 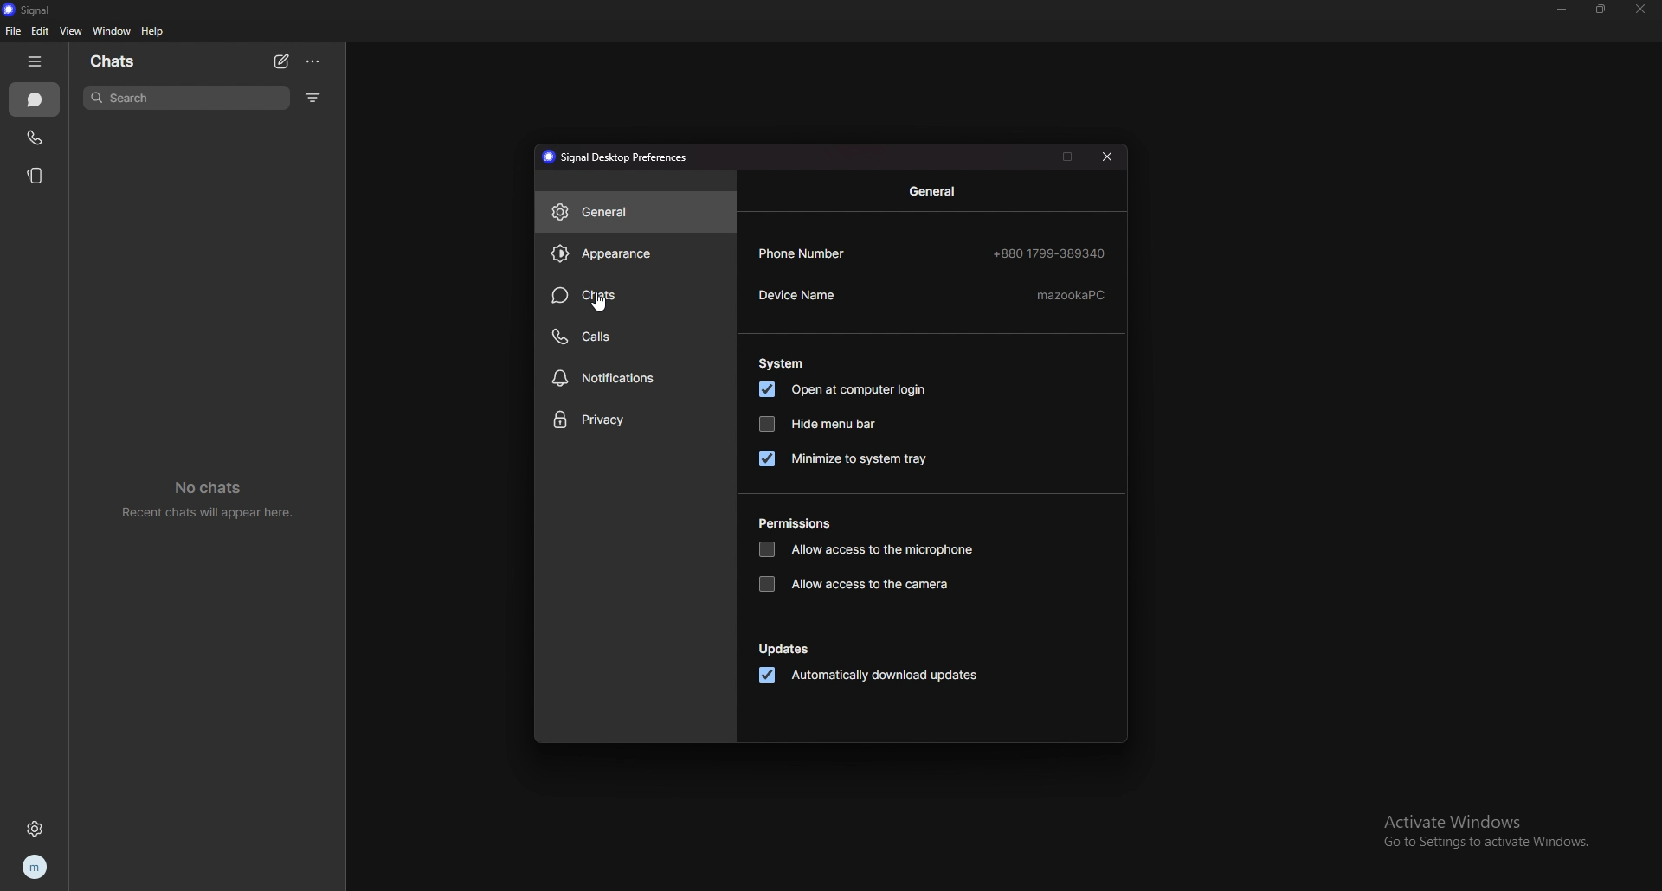 I want to click on mazookaPC, so click(x=1072, y=293).